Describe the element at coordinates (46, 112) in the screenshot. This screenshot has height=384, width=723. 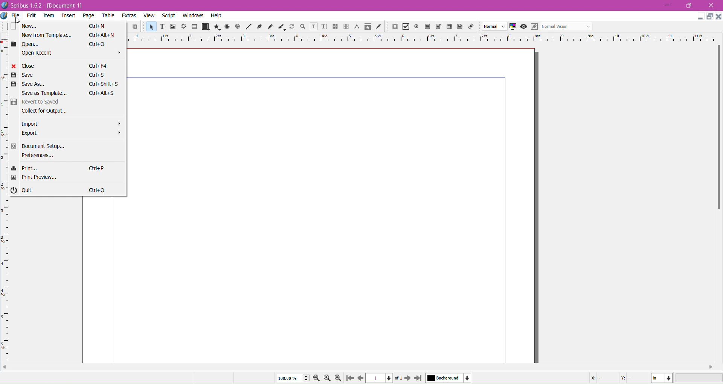
I see `Collect for Output` at that location.